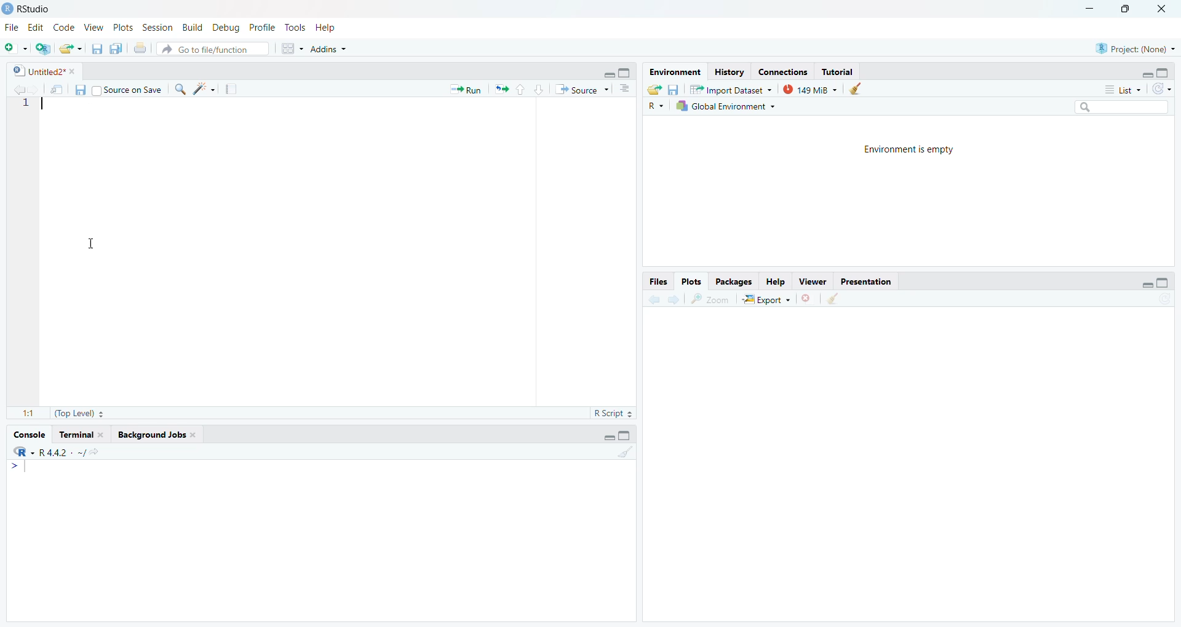 This screenshot has height=627, width=1181. What do you see at coordinates (860, 89) in the screenshot?
I see `Clear console (Ctrl +L)` at bounding box center [860, 89].